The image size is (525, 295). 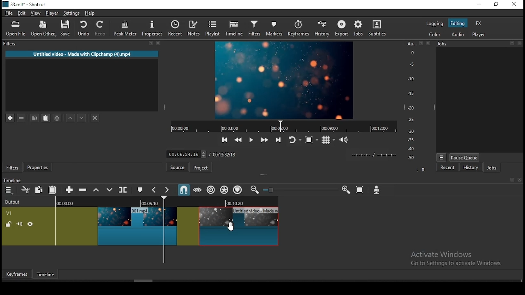 What do you see at coordinates (22, 14) in the screenshot?
I see `edit` at bounding box center [22, 14].